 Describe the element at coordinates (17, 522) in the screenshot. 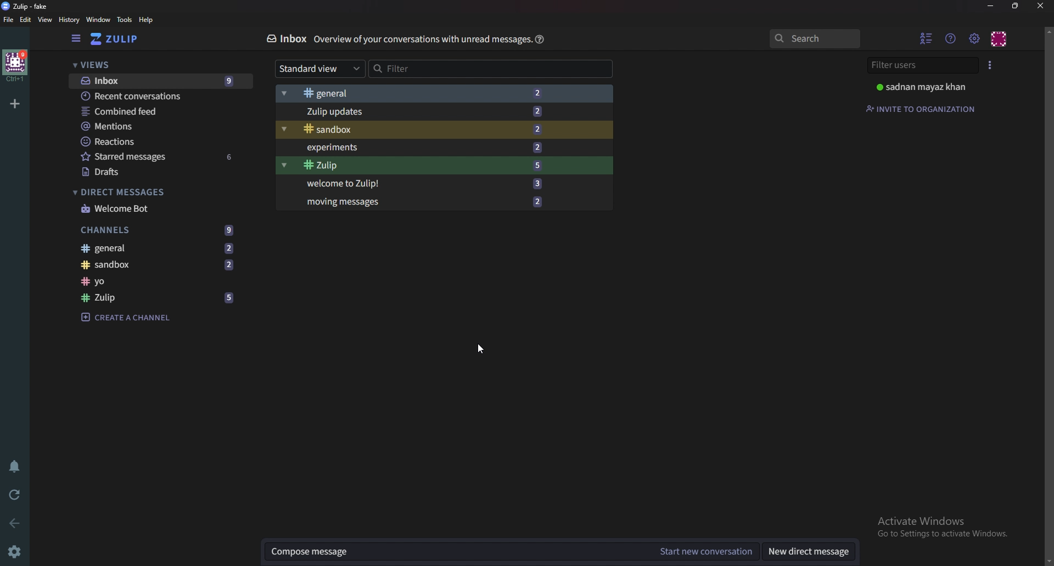

I see `back` at that location.